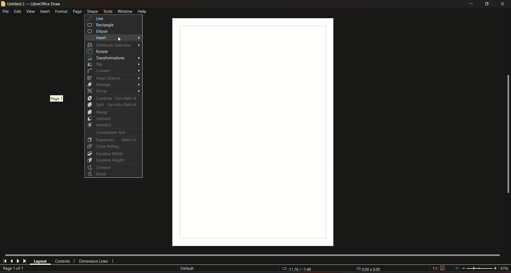 The width and height of the screenshot is (511, 273). What do you see at coordinates (97, 175) in the screenshot?
I see `` at bounding box center [97, 175].